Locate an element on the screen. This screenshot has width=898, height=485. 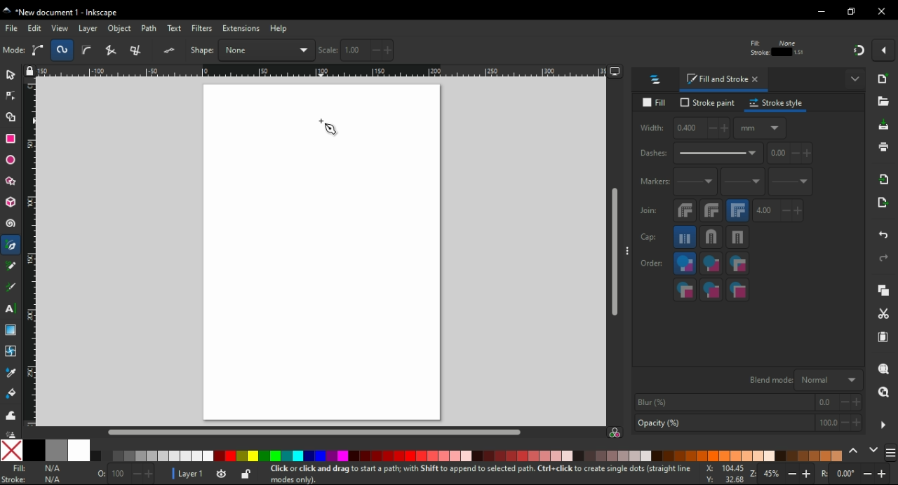
dropper tool is located at coordinates (12, 373).